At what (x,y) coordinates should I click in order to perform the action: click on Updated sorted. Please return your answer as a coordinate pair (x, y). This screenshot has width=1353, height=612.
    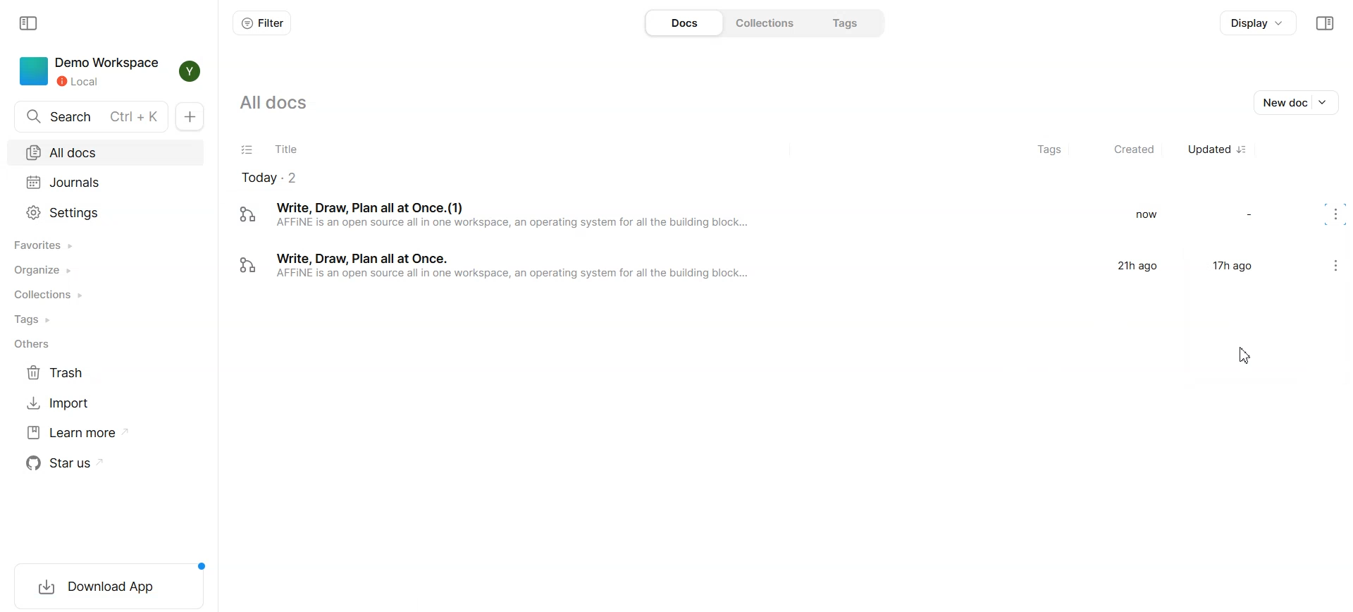
    Looking at the image, I should click on (1220, 149).